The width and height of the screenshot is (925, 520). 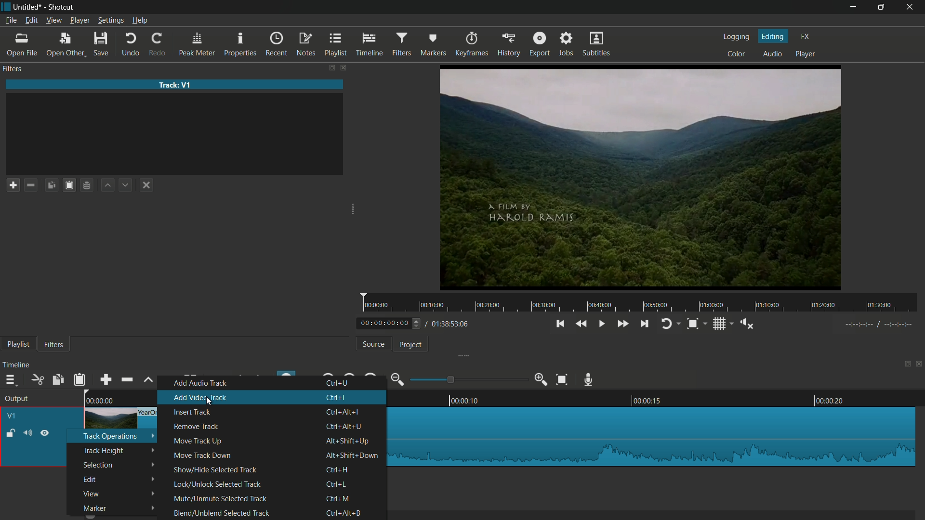 I want to click on player, so click(x=806, y=54).